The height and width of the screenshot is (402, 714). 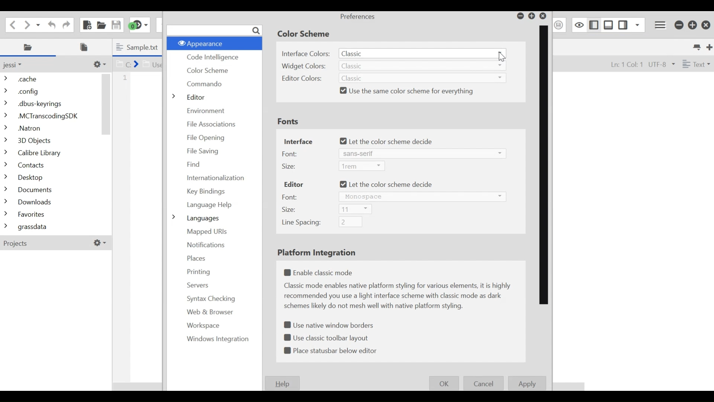 I want to click on Size Dropdown menu, so click(x=361, y=165).